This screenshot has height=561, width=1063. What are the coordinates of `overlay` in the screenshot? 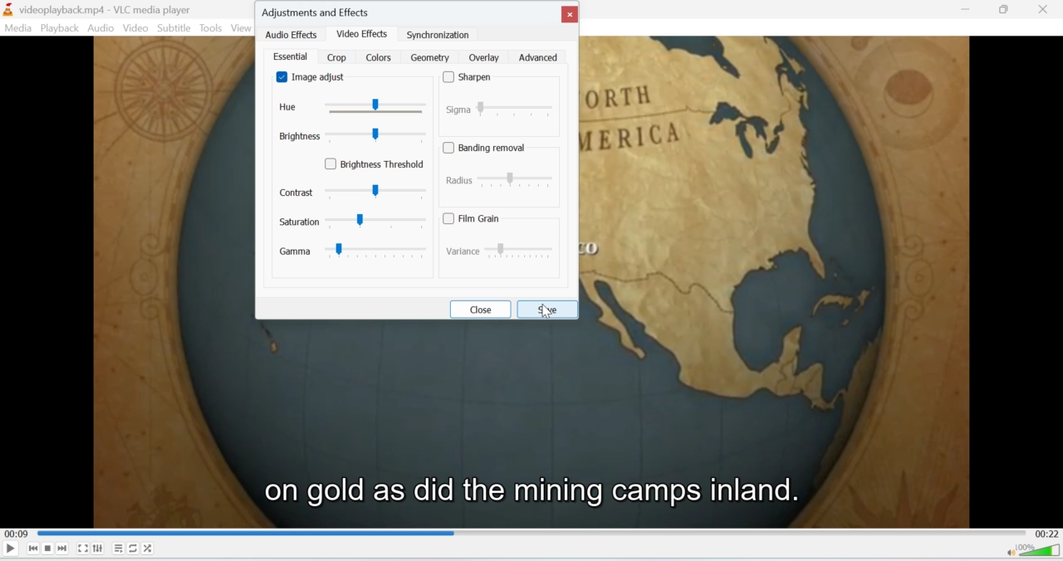 It's located at (483, 58).